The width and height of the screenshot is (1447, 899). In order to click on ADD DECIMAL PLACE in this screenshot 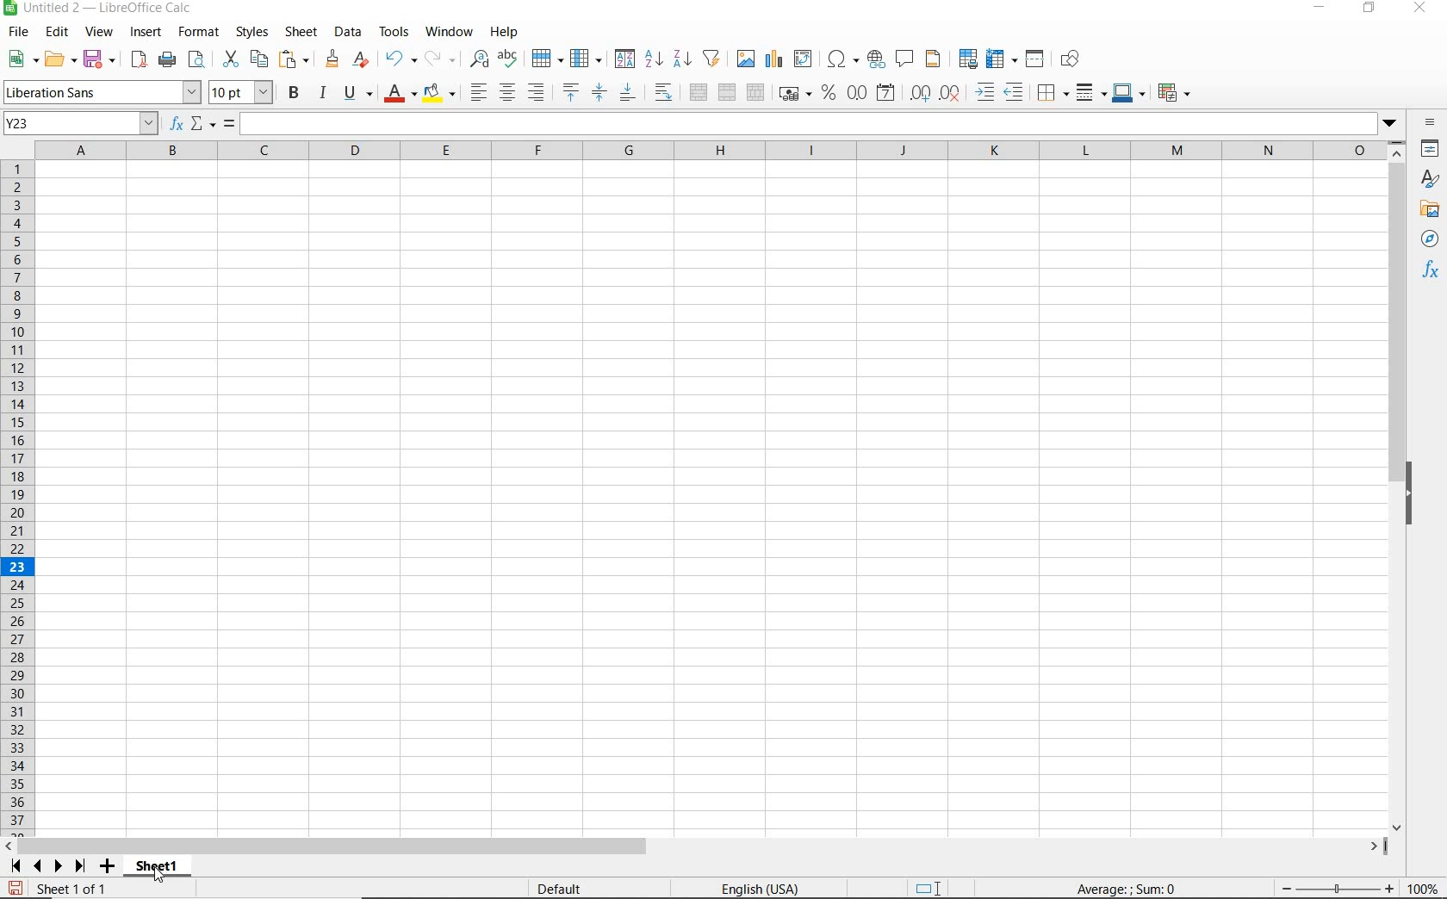, I will do `click(919, 92)`.